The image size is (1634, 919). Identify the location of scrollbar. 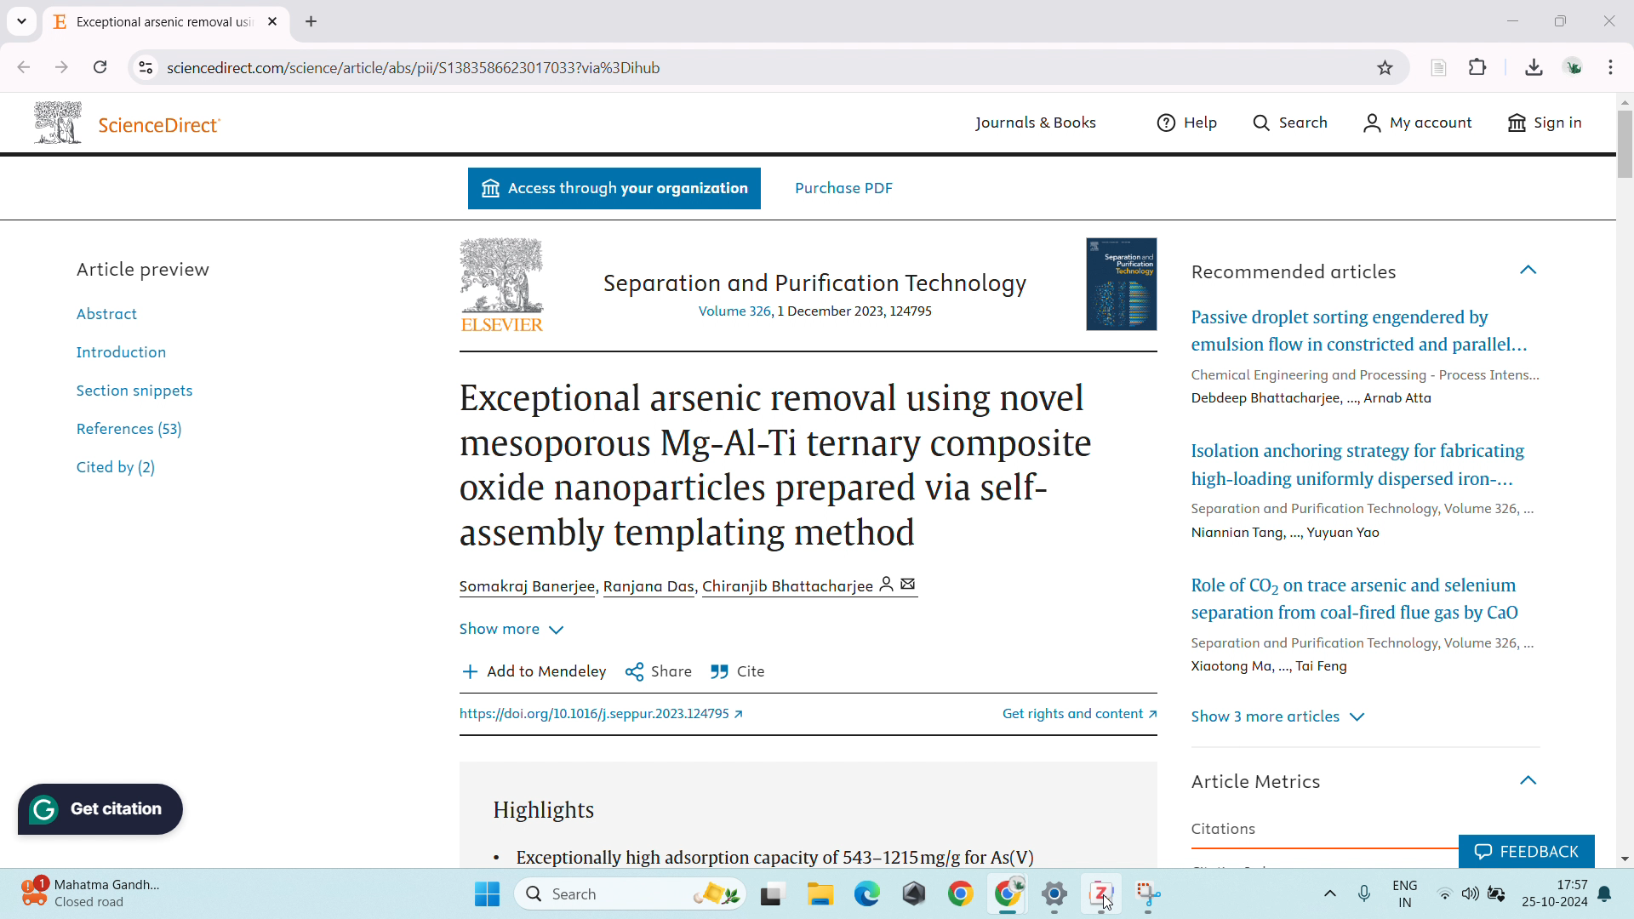
(1623, 154).